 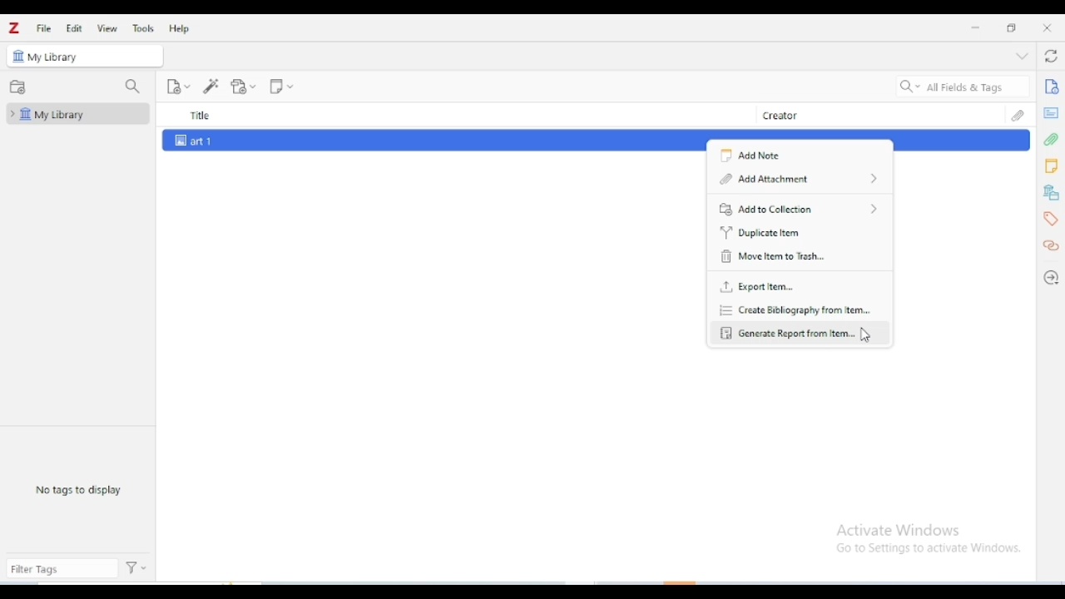 I want to click on attachments, so click(x=1052, y=141).